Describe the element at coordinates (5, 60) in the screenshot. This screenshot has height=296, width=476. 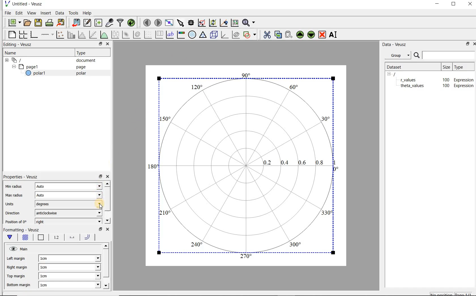
I see `hide sub menu` at that location.